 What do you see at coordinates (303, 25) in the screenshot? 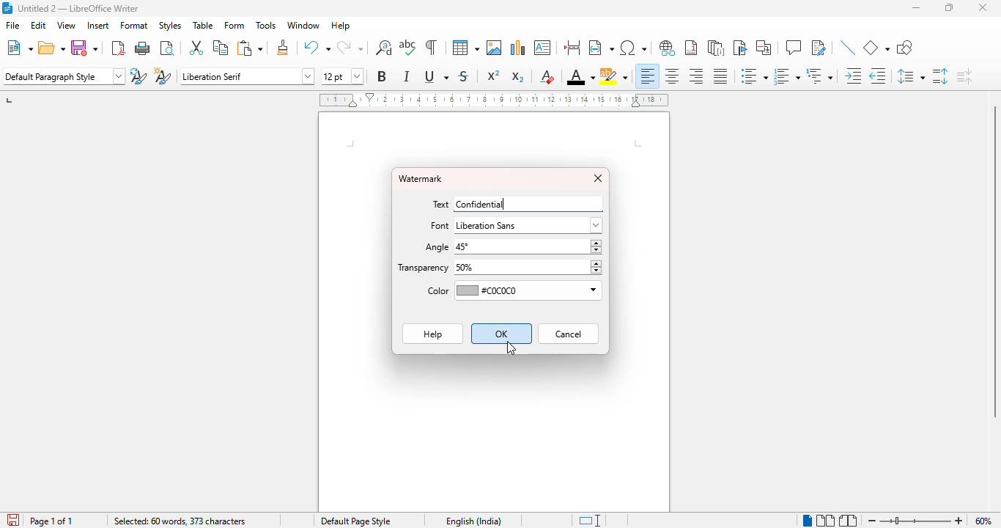
I see `window` at bounding box center [303, 25].